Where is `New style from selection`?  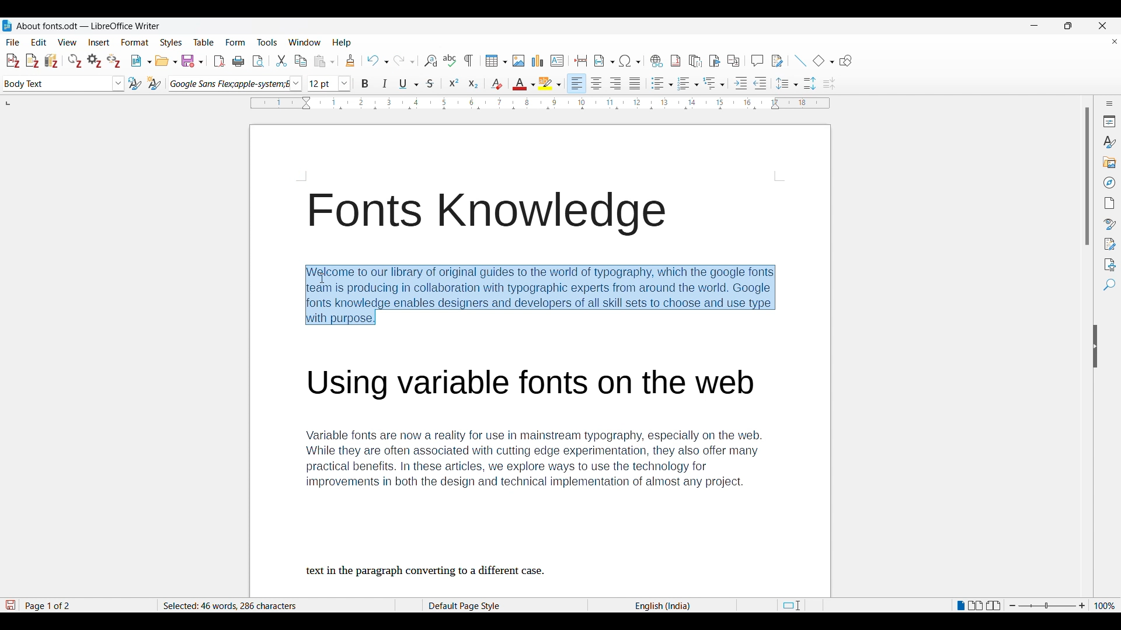 New style from selection is located at coordinates (154, 83).